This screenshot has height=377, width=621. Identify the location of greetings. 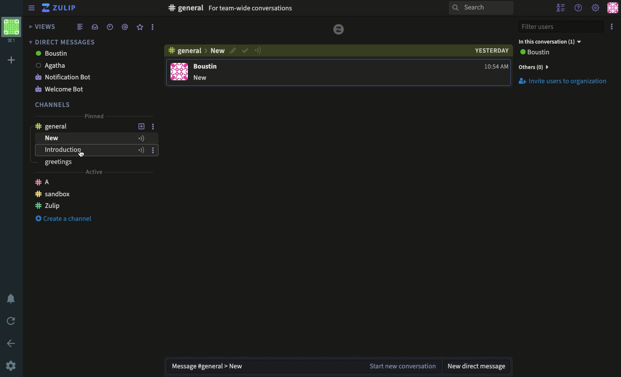
(94, 162).